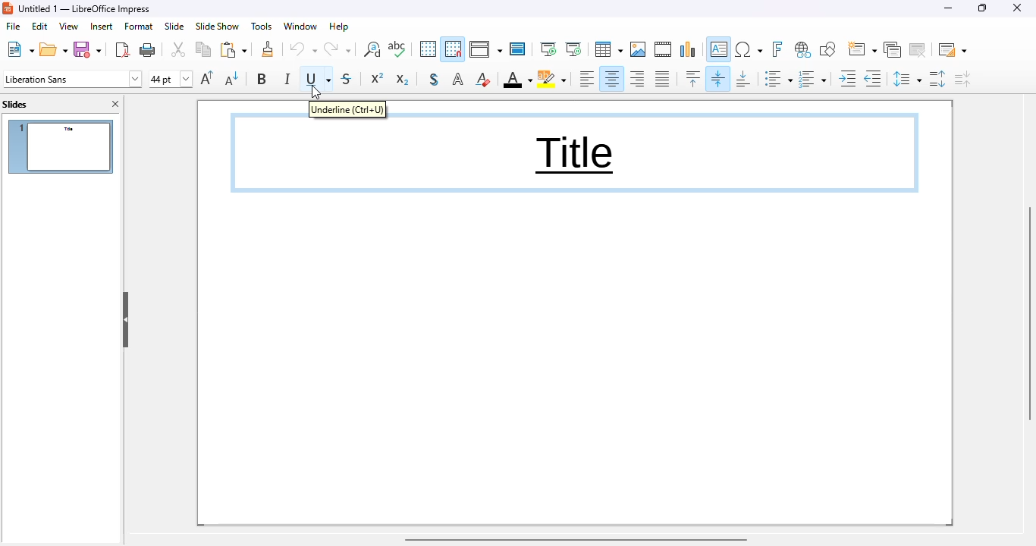  What do you see at coordinates (573, 49) in the screenshot?
I see `start from current slide` at bounding box center [573, 49].